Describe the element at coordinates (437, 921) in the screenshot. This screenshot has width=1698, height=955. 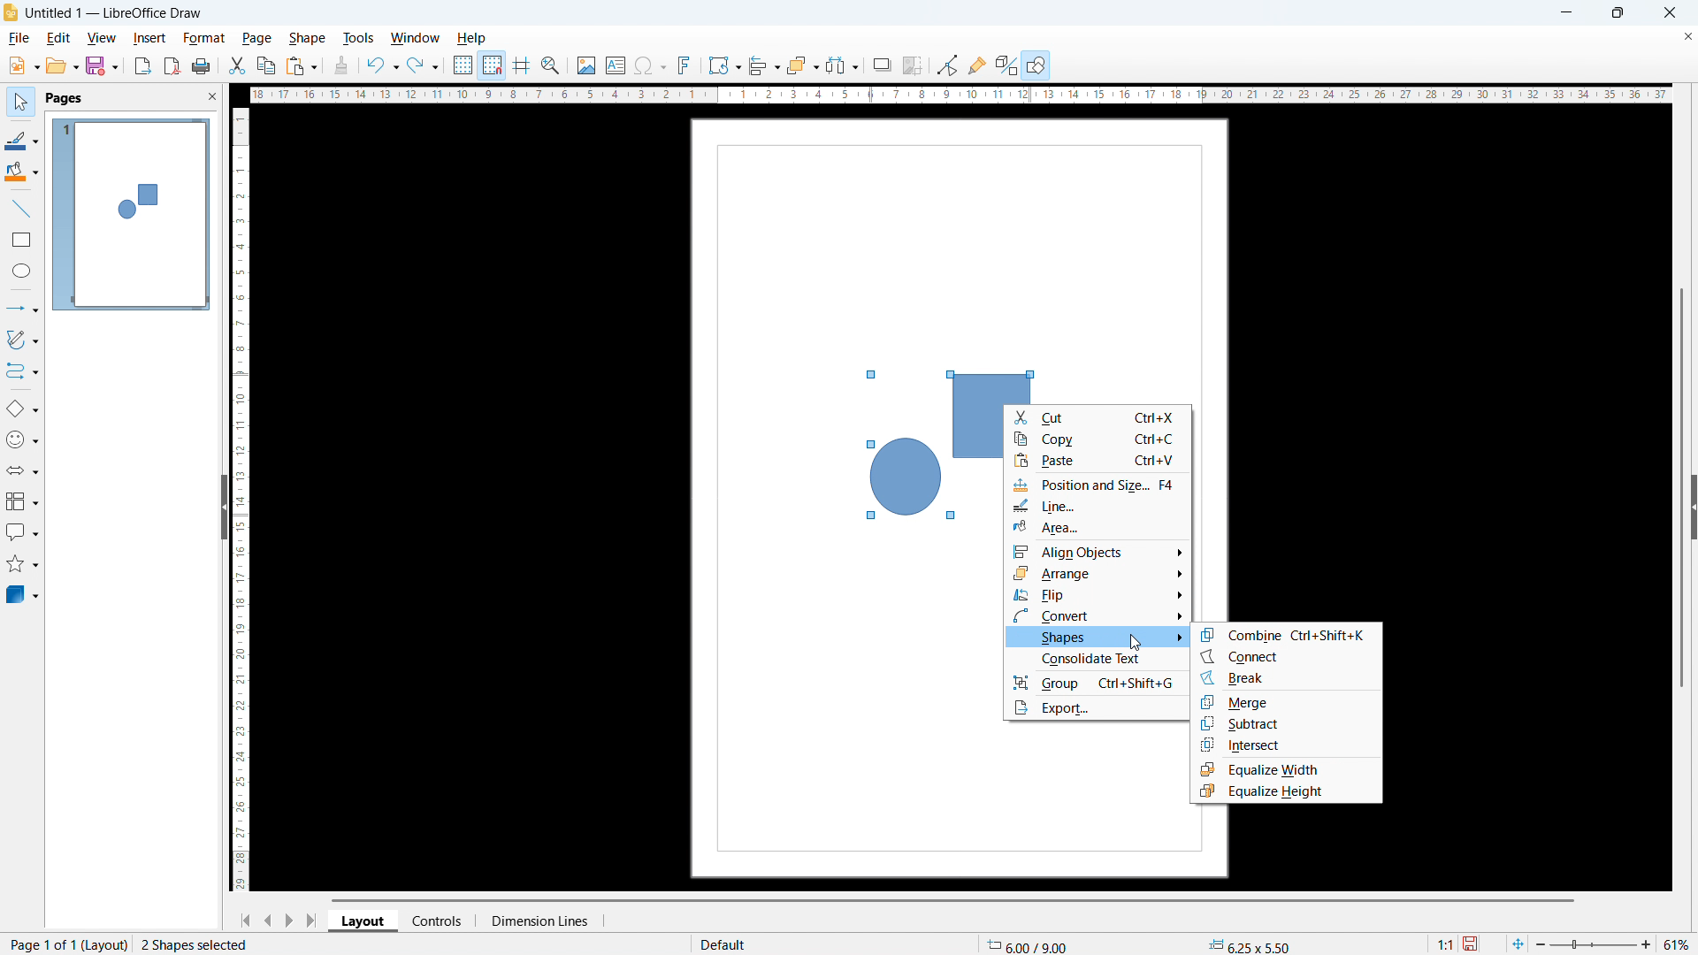
I see `controls` at that location.